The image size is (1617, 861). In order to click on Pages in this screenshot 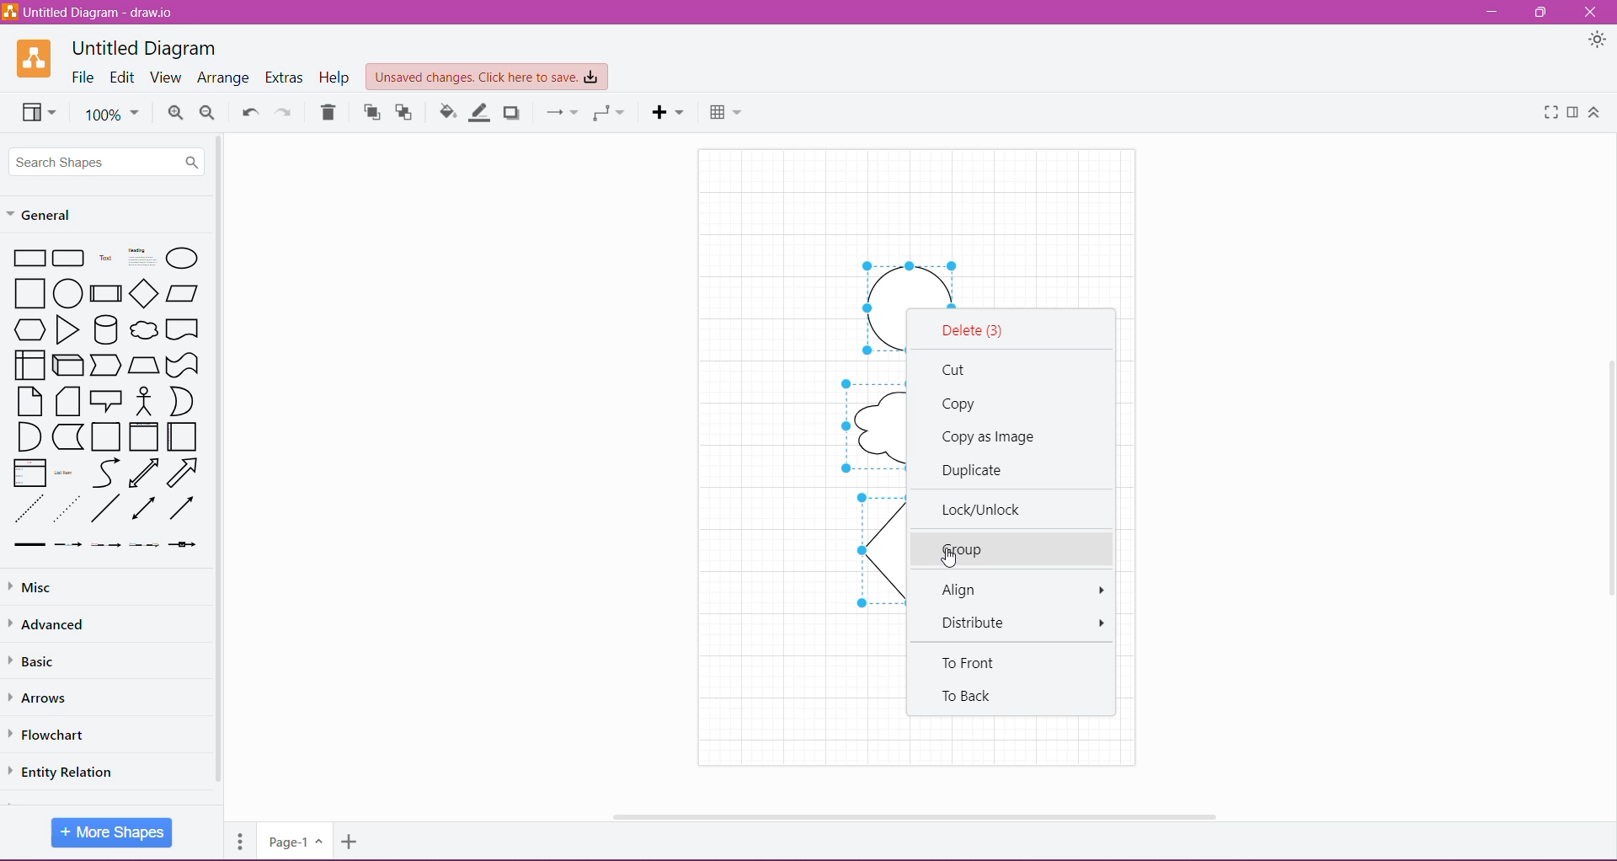, I will do `click(237, 839)`.